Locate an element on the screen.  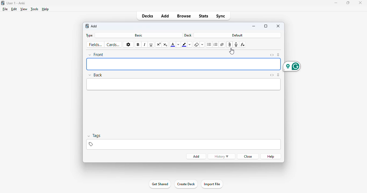
basic is located at coordinates (139, 35).